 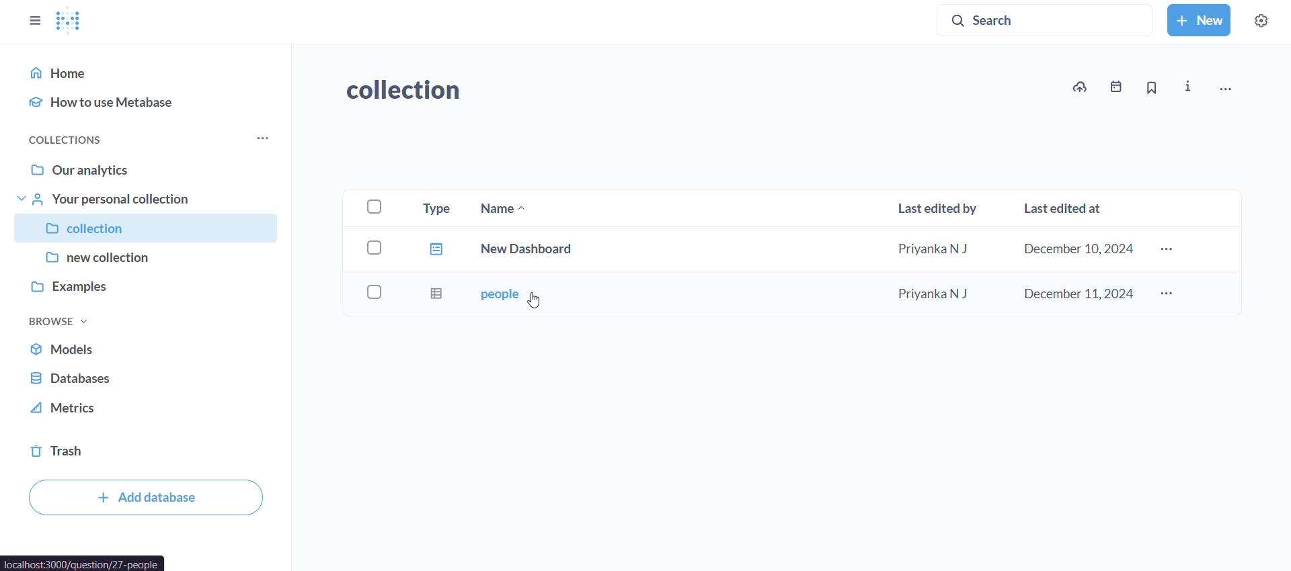 What do you see at coordinates (148, 106) in the screenshot?
I see `how to use metabase` at bounding box center [148, 106].